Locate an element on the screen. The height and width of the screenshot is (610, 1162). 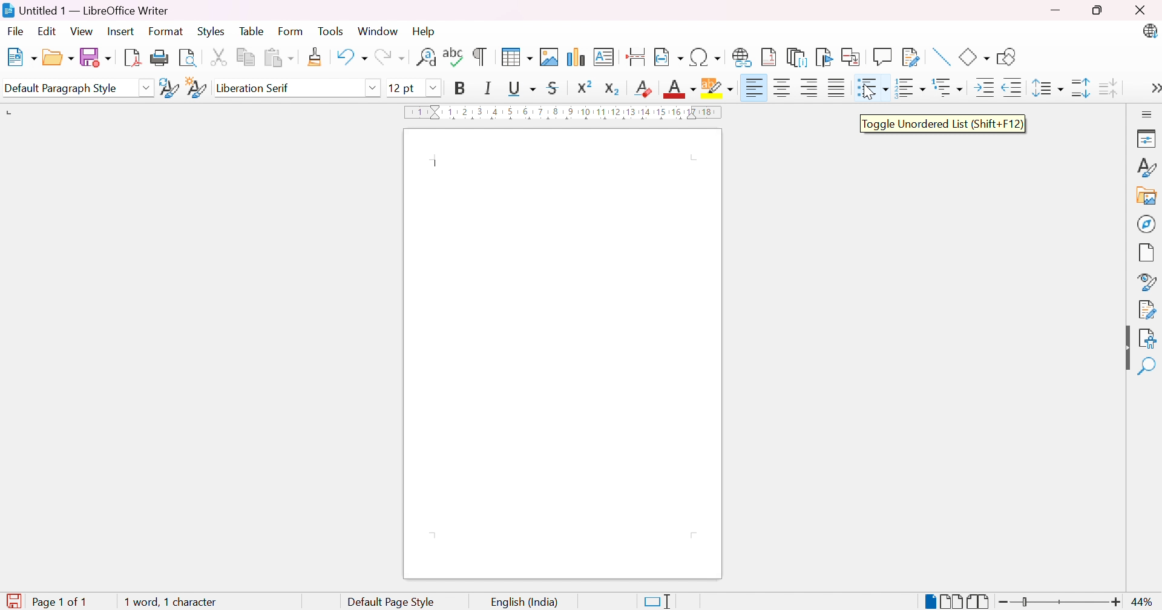
Redo is located at coordinates (389, 58).